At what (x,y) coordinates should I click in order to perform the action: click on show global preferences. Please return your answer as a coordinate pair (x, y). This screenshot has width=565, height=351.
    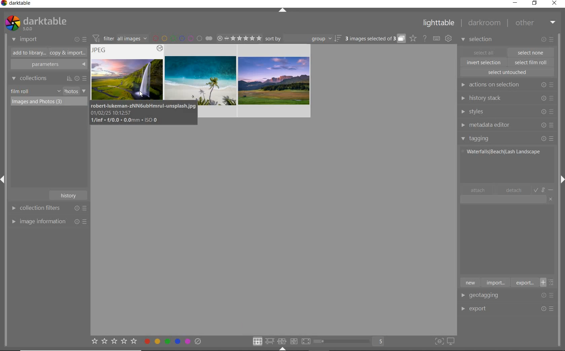
    Looking at the image, I should click on (448, 39).